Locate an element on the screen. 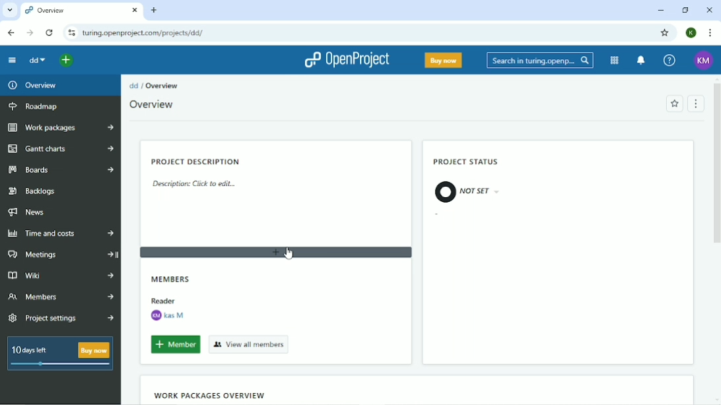 This screenshot has width=721, height=405. Backlogs is located at coordinates (34, 191).